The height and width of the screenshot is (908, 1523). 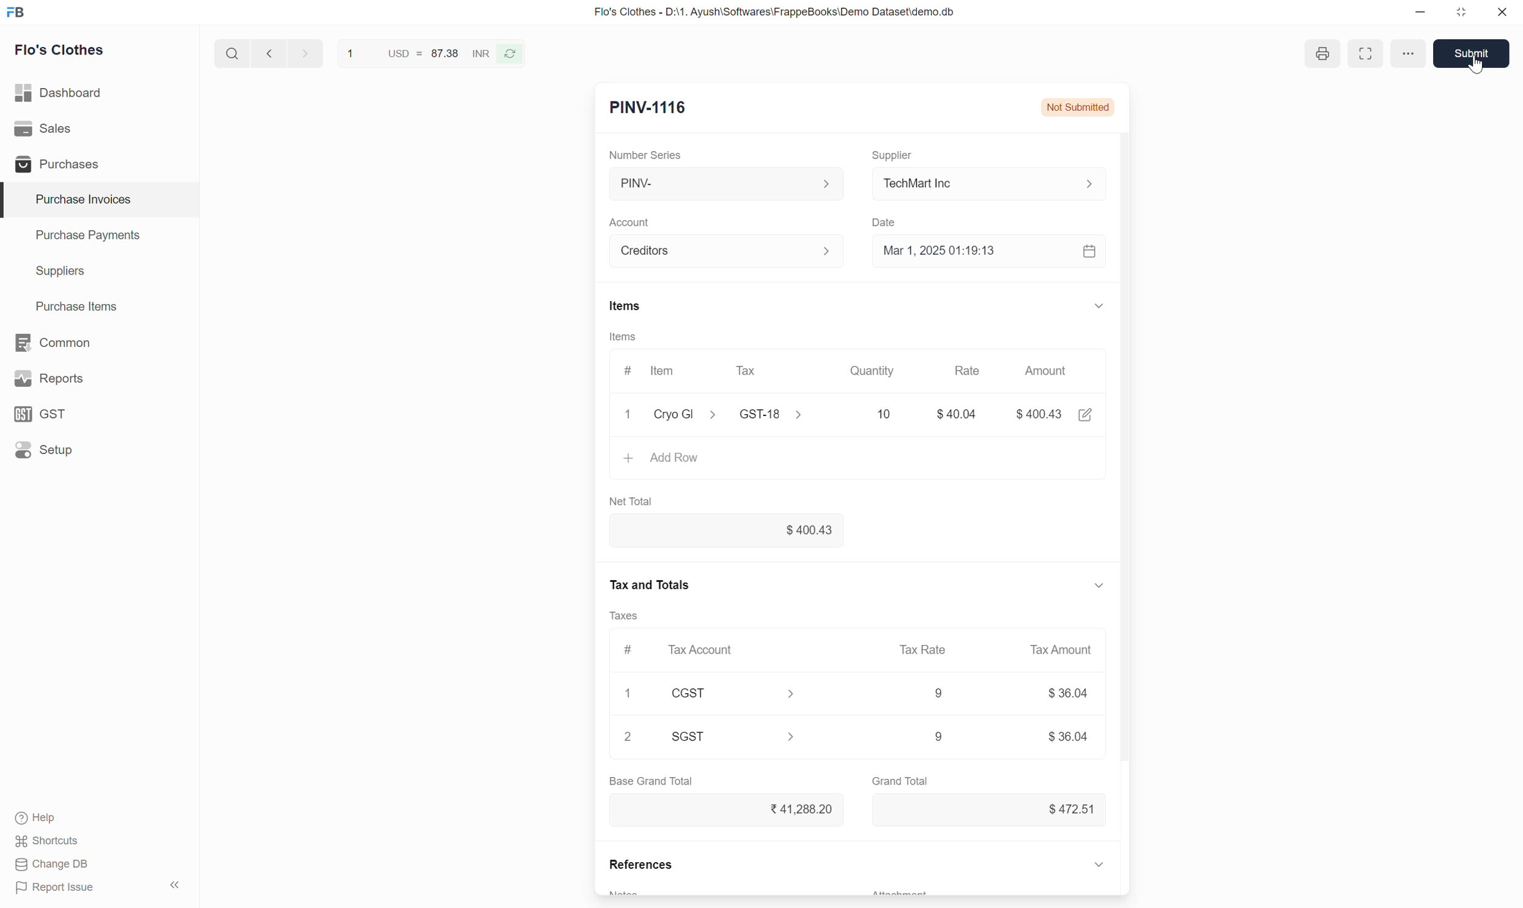 What do you see at coordinates (902, 779) in the screenshot?
I see `Grand Total` at bounding box center [902, 779].